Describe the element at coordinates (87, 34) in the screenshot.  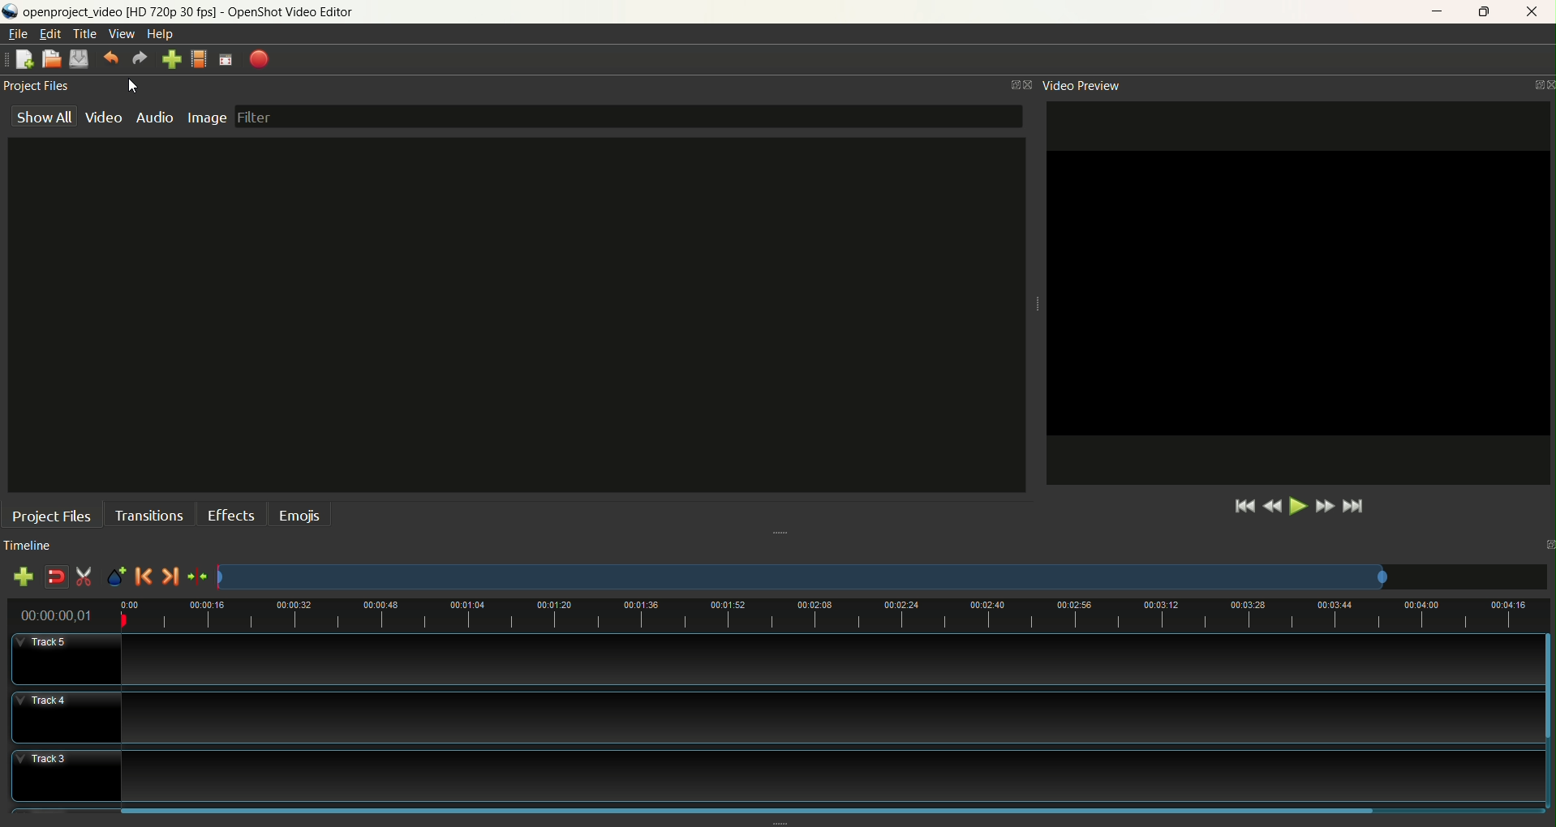
I see `title` at that location.